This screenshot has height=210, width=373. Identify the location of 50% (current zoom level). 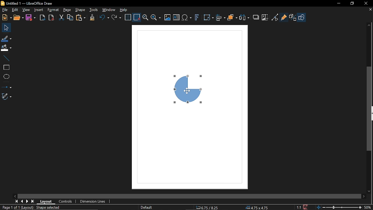
(368, 207).